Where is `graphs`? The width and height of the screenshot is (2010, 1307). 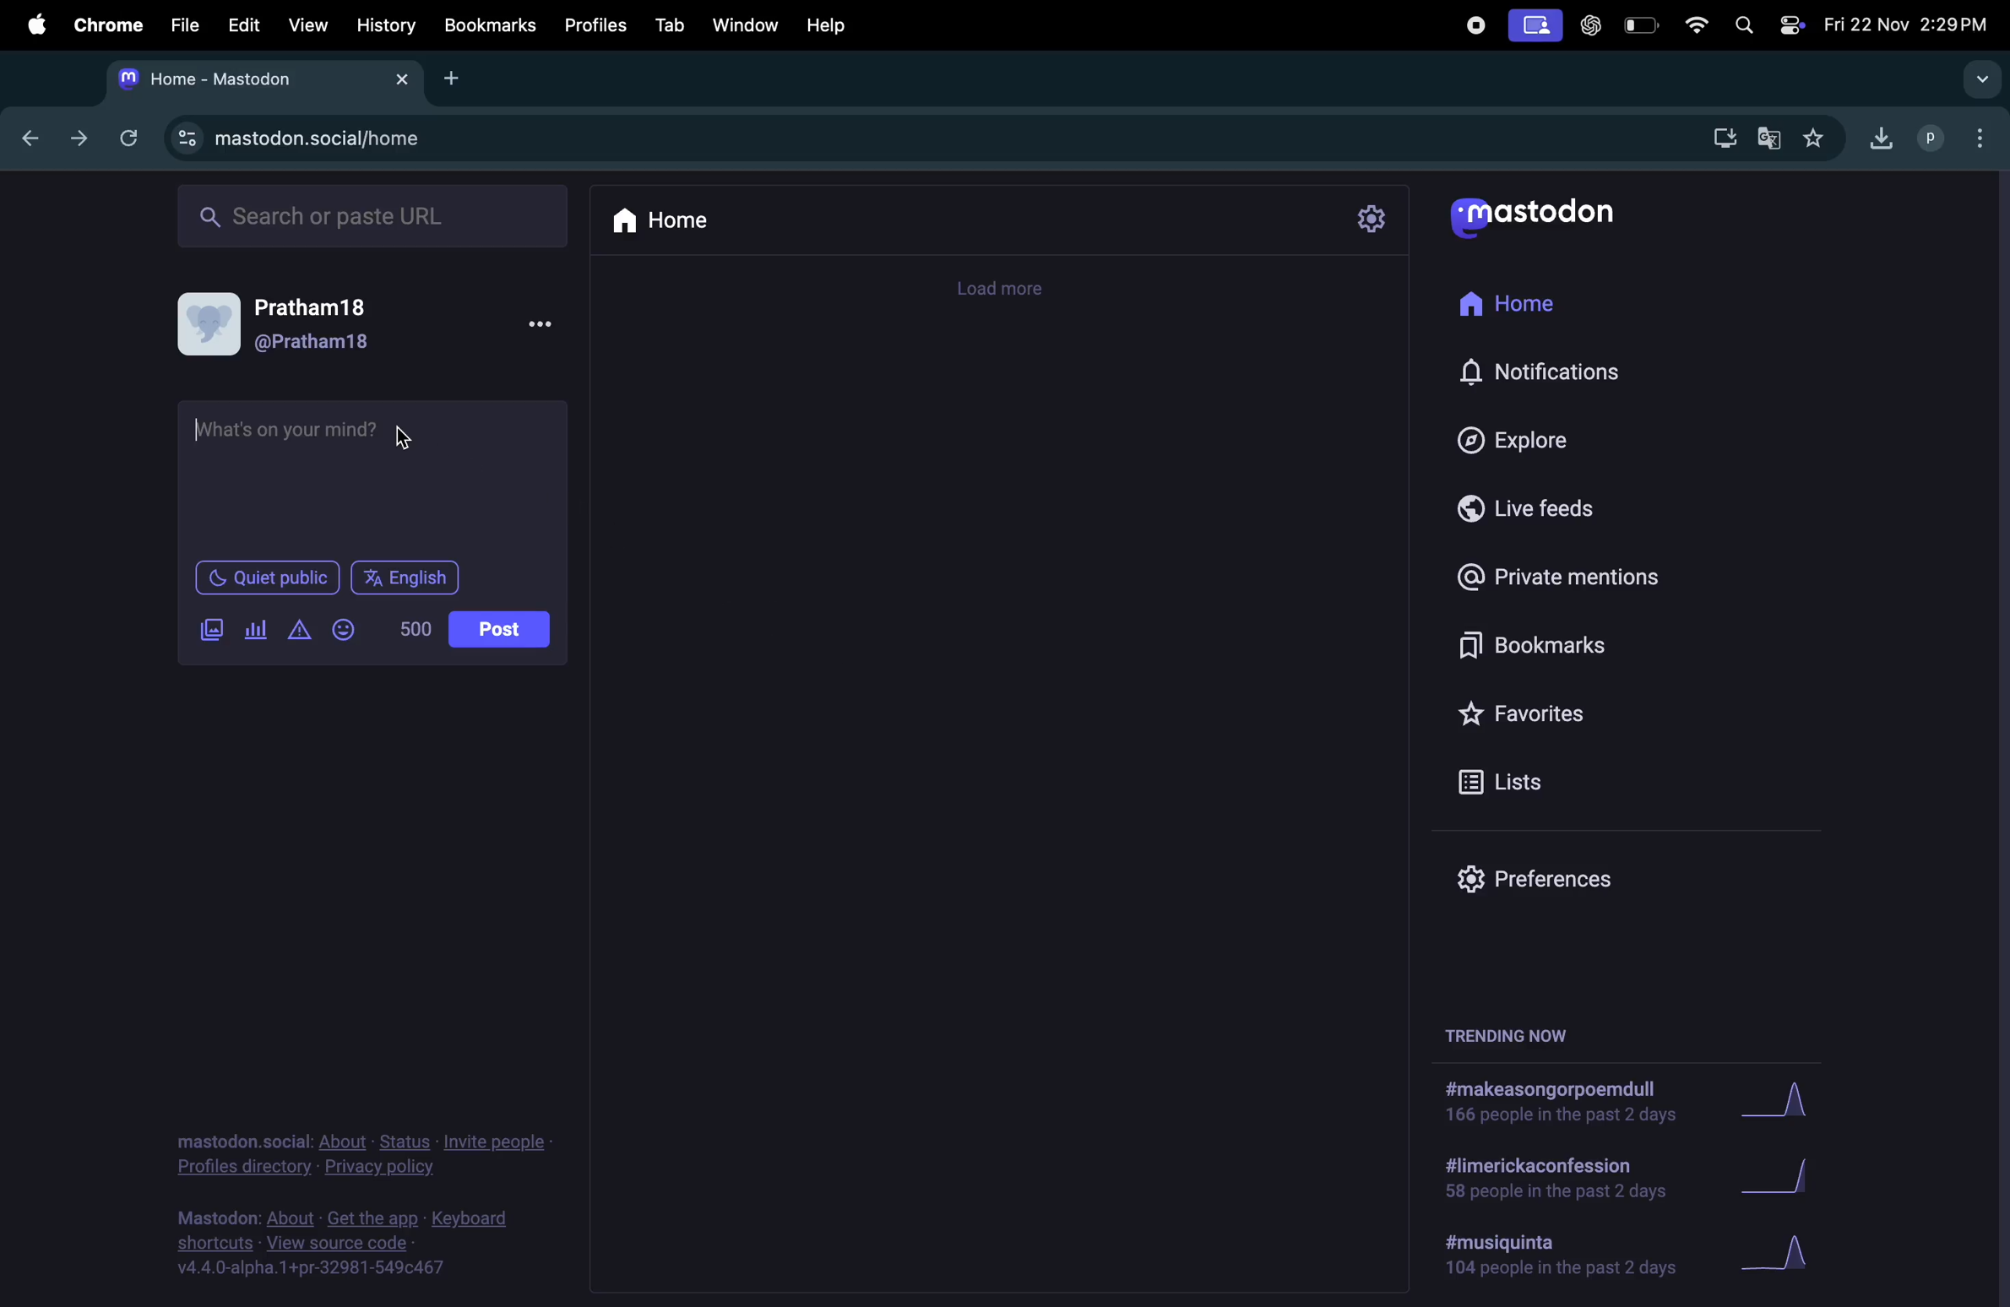
graphs is located at coordinates (1833, 1252).